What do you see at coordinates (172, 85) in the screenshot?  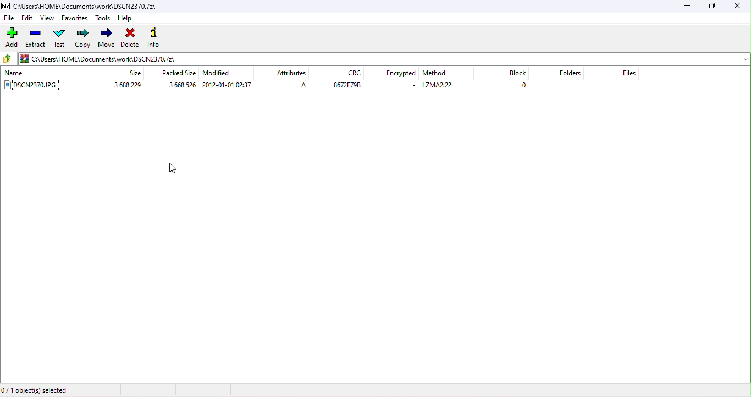 I see `size` at bounding box center [172, 85].